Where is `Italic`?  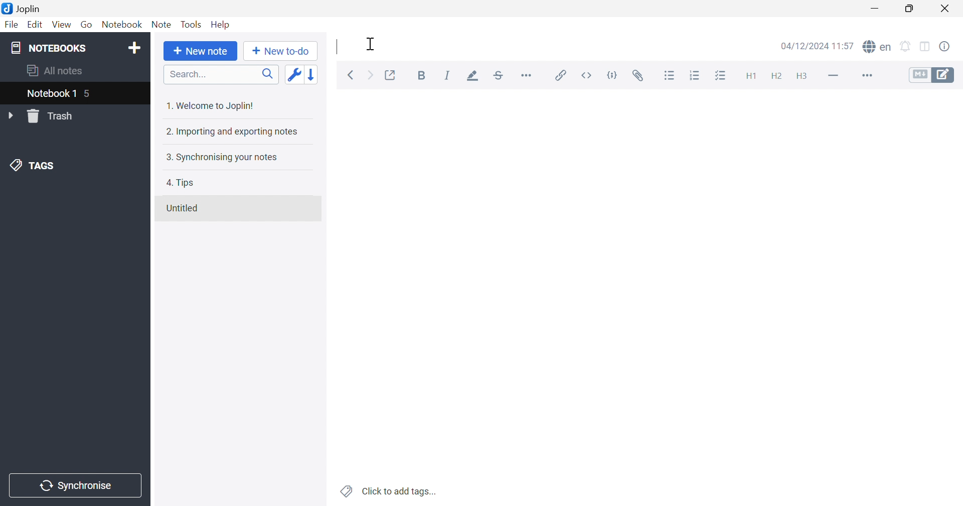
Italic is located at coordinates (447, 75).